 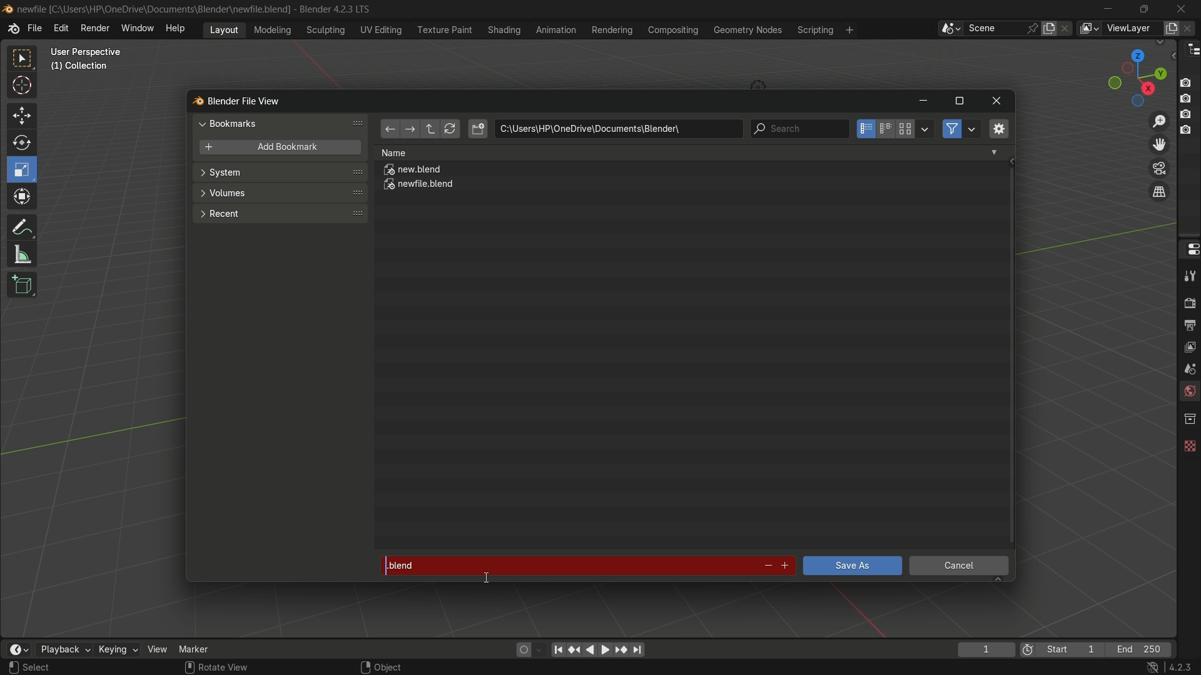 I want to click on modeling menu, so click(x=273, y=29).